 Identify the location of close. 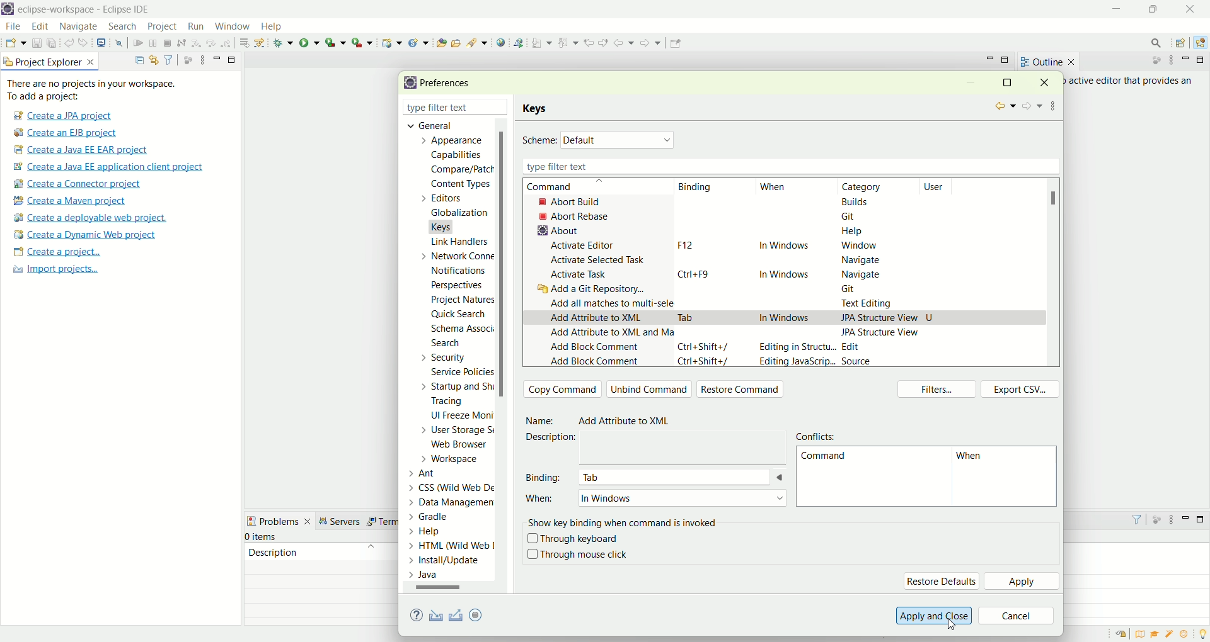
(1194, 9).